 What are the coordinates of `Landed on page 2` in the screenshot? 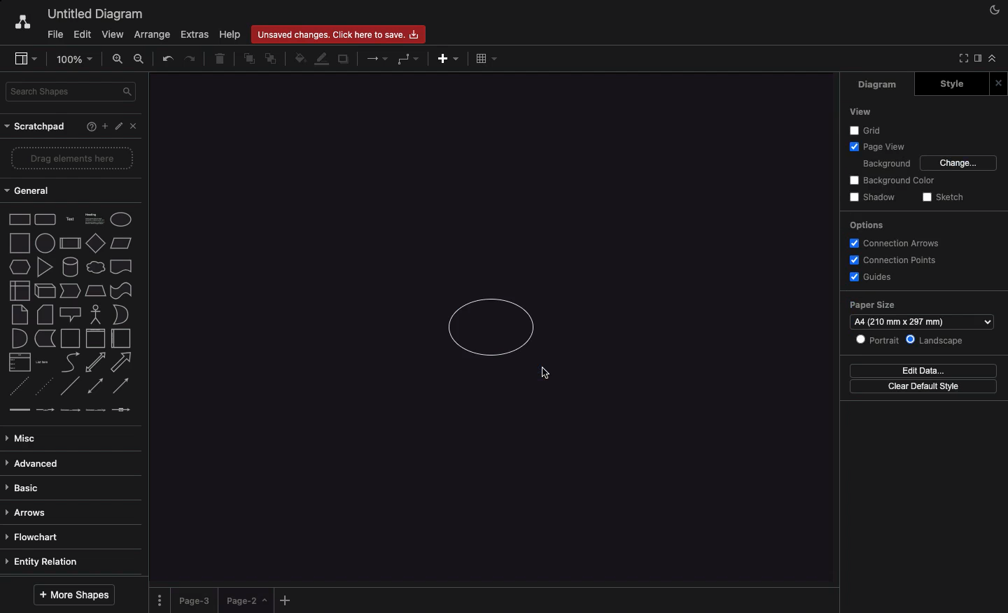 It's located at (248, 599).